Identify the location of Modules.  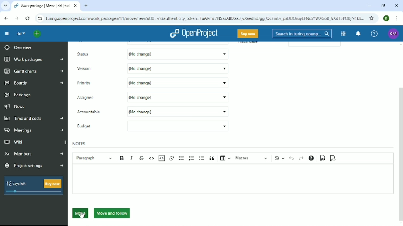
(342, 34).